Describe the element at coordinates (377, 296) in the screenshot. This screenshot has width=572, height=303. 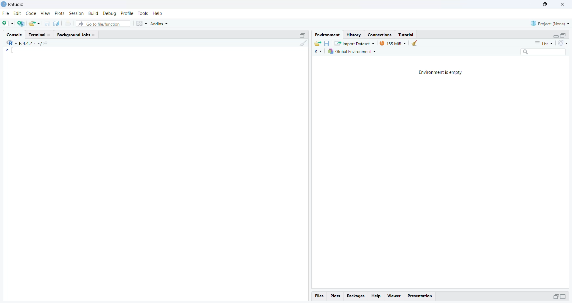
I see `Help` at that location.